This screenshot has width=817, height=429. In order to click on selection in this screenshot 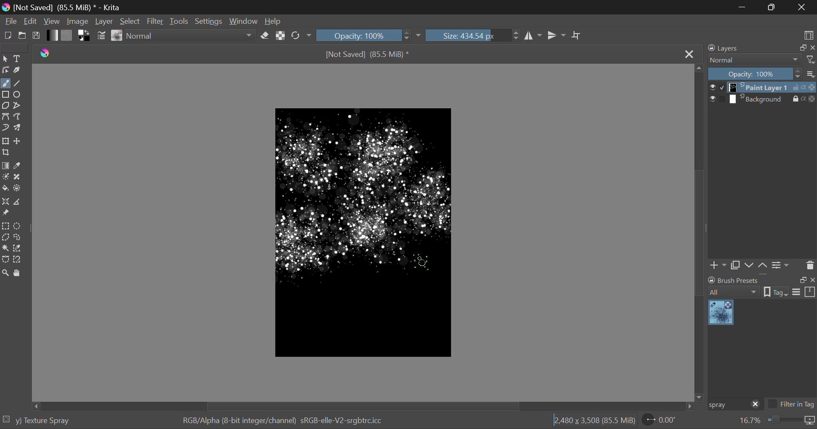, I will do `click(6, 418)`.